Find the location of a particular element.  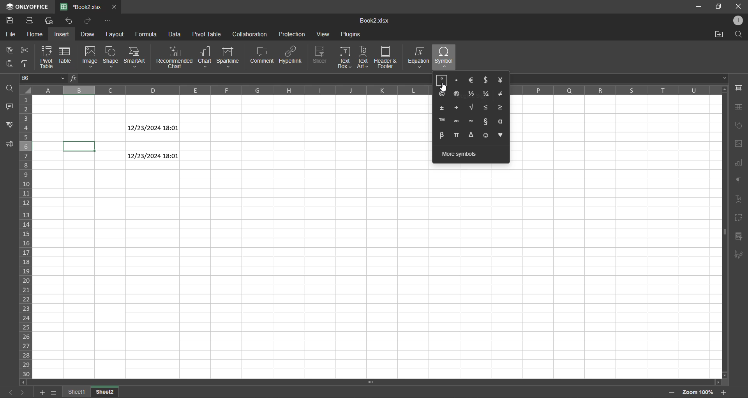

book2.xlsx is located at coordinates (80, 7).